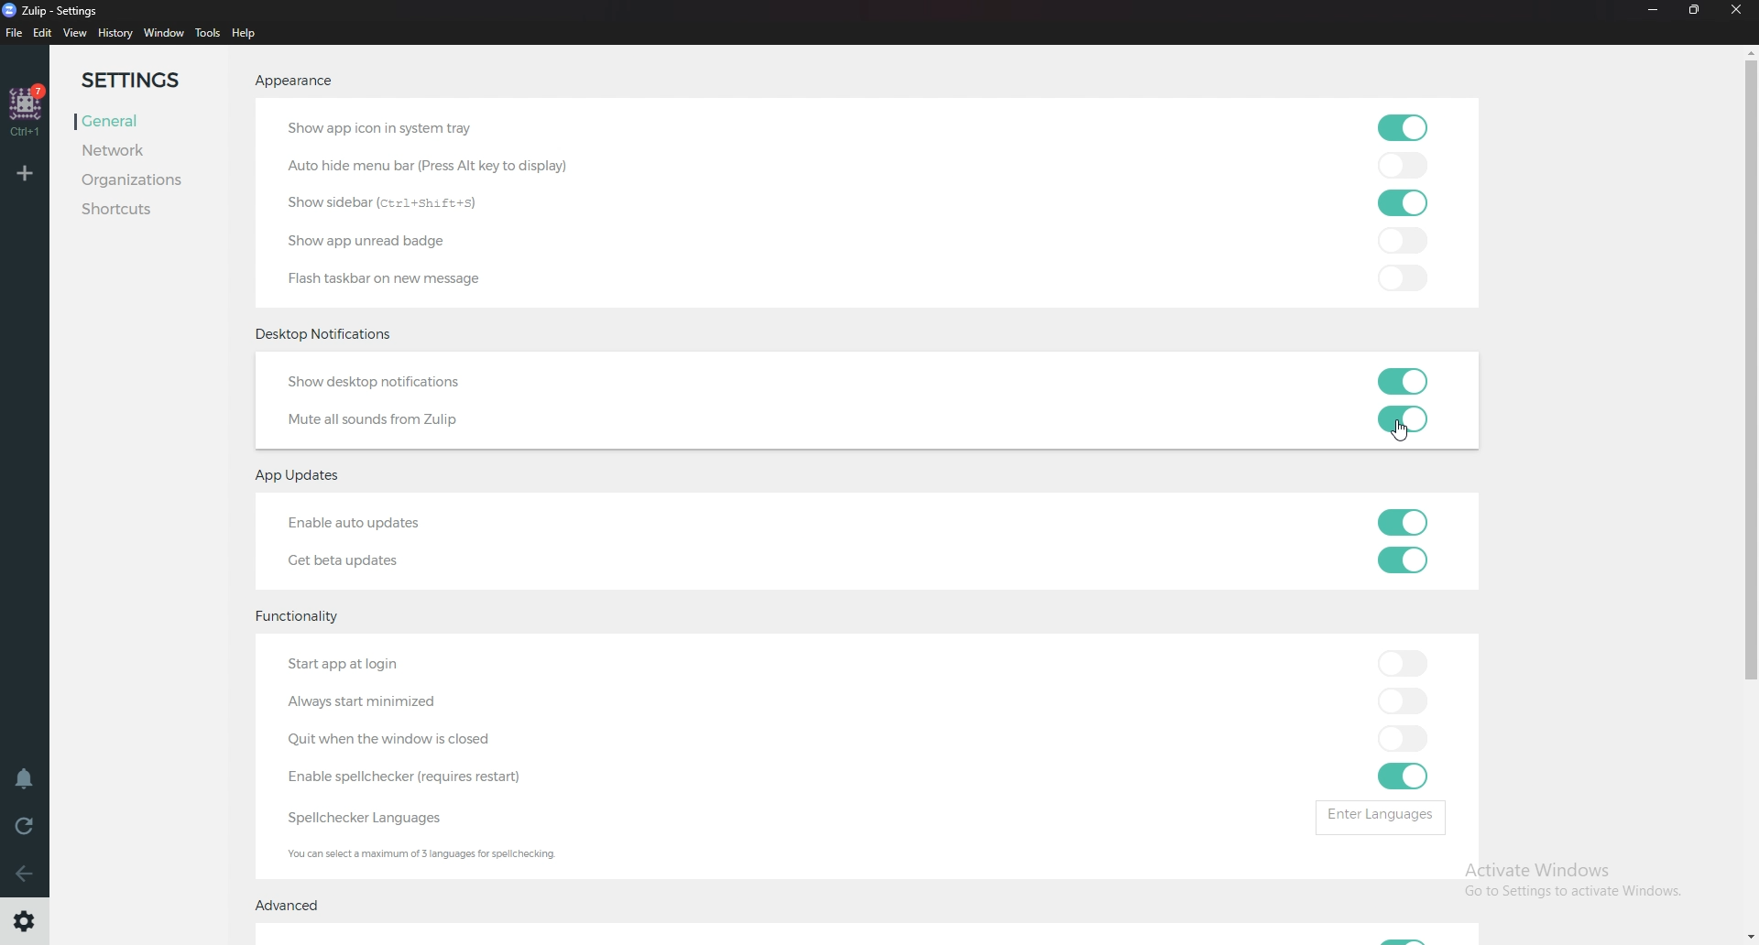 Image resolution: width=1759 pixels, height=945 pixels. What do you see at coordinates (112, 151) in the screenshot?
I see `Network` at bounding box center [112, 151].